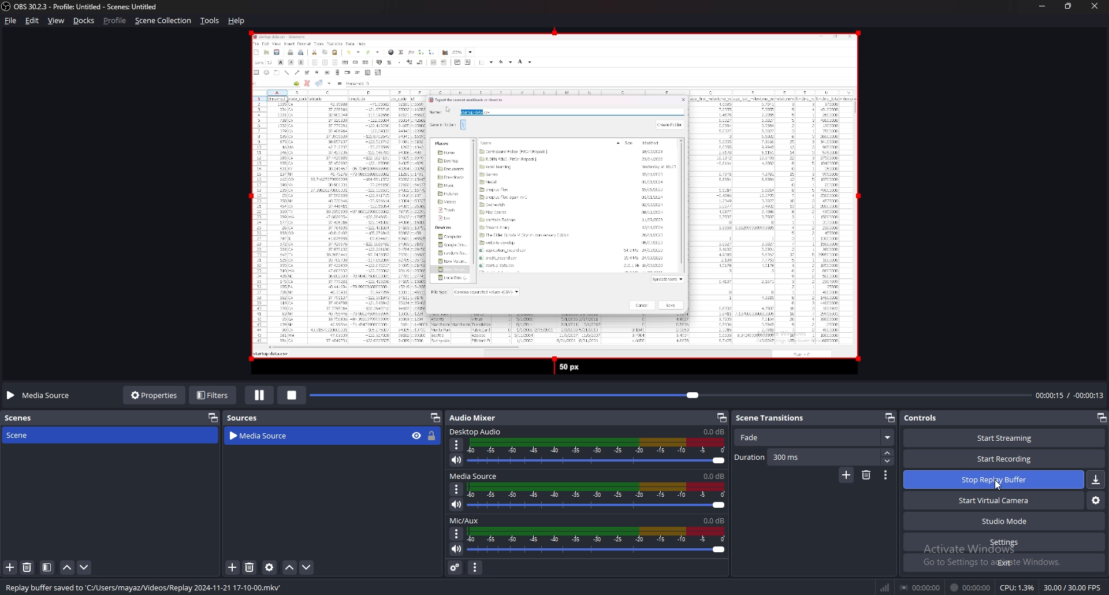 The height and width of the screenshot is (595, 1109). I want to click on resize, so click(1067, 6).